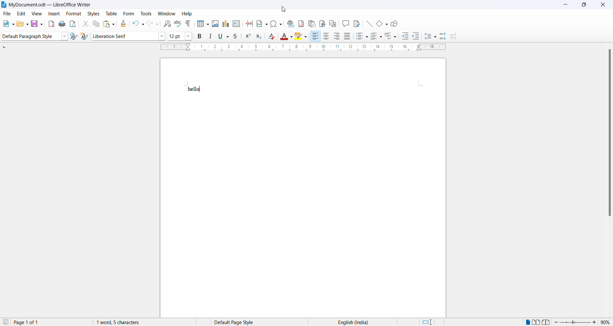 This screenshot has height=326, width=613. Describe the element at coordinates (609, 135) in the screenshot. I see `scrollbar` at that location.